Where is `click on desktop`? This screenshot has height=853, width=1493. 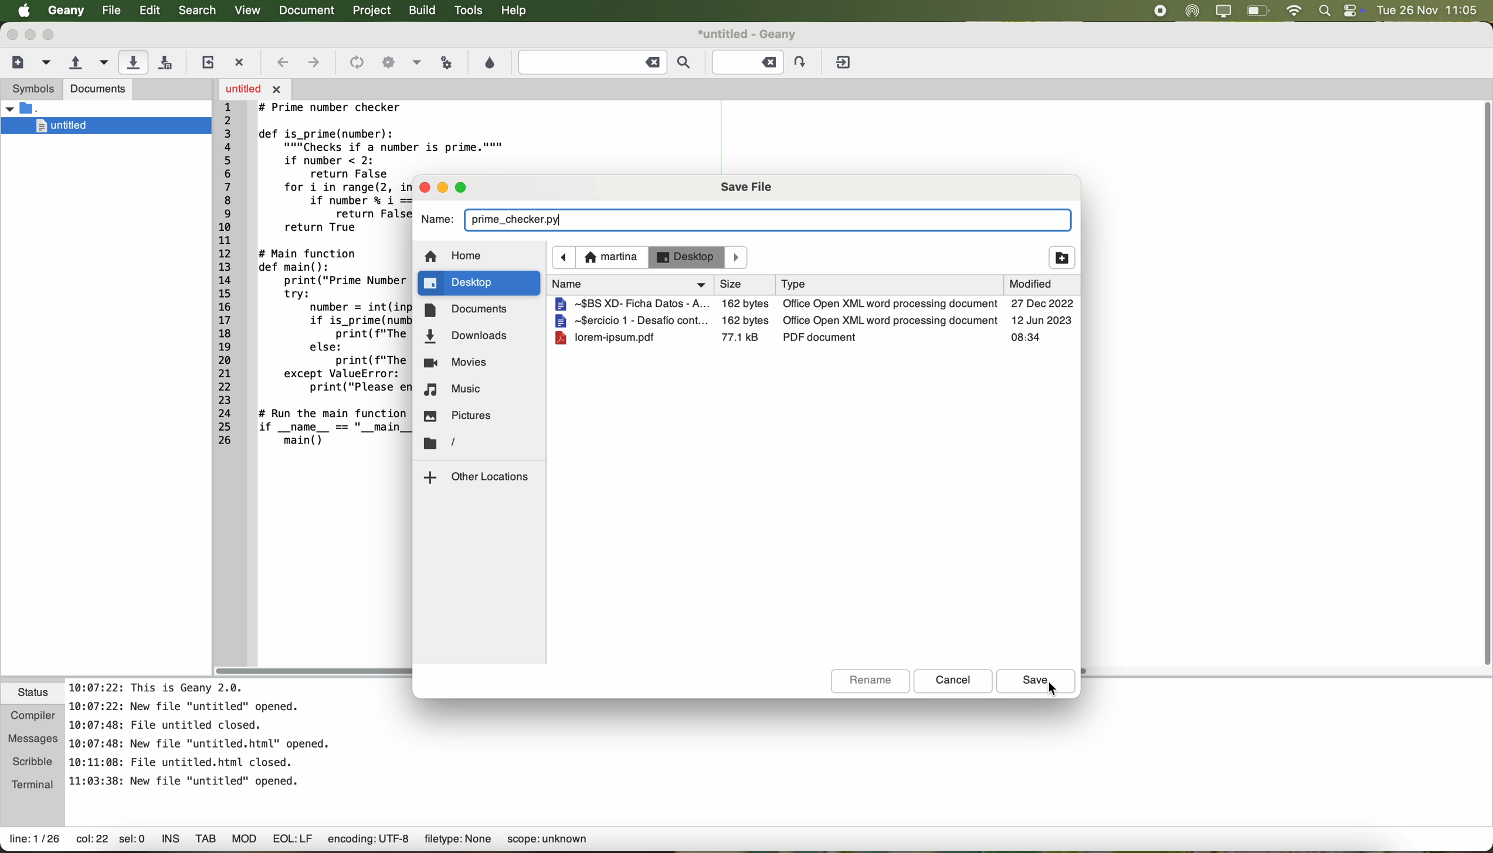 click on desktop is located at coordinates (477, 284).